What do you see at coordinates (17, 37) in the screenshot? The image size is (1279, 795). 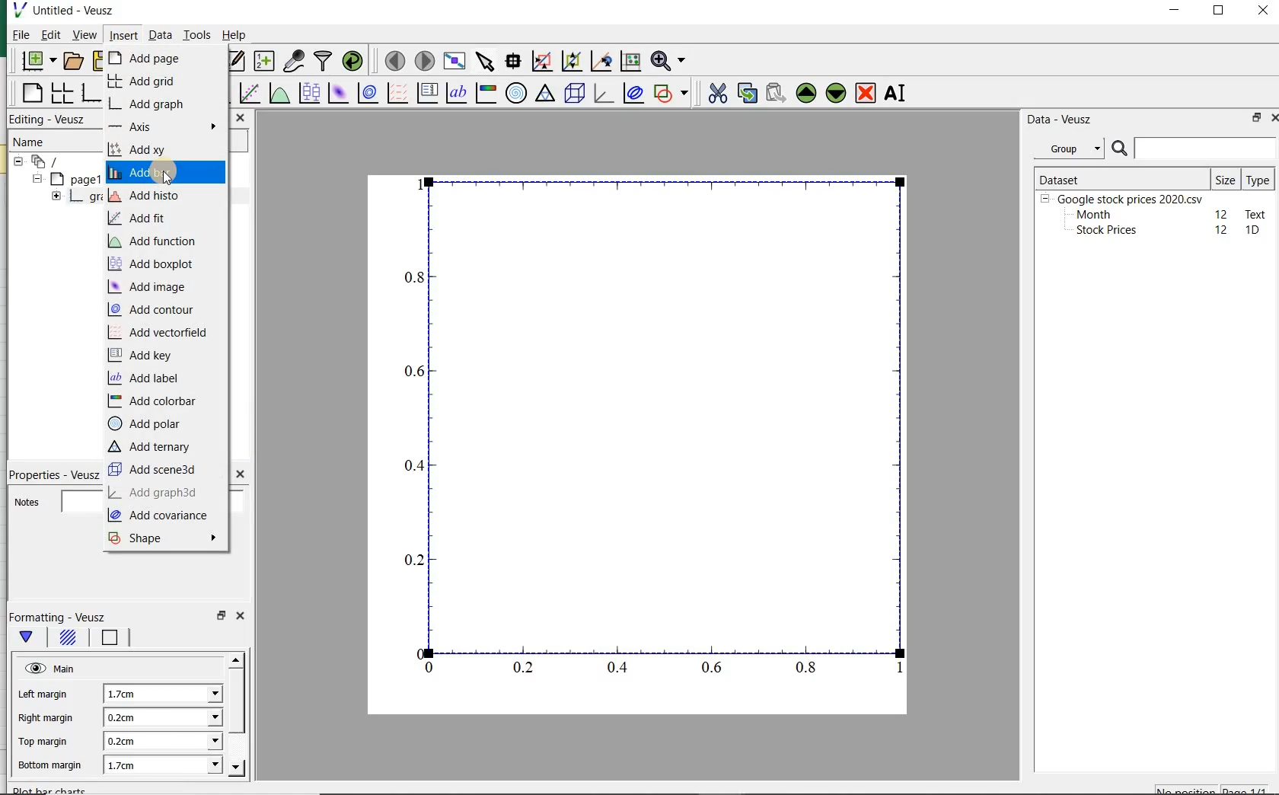 I see `File` at bounding box center [17, 37].